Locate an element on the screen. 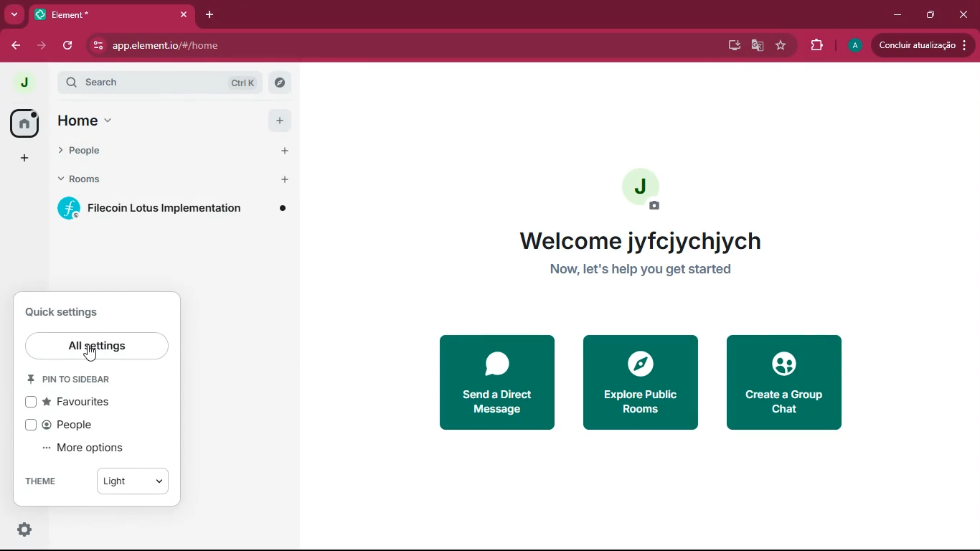 This screenshot has width=980, height=551. profile picture is located at coordinates (644, 190).